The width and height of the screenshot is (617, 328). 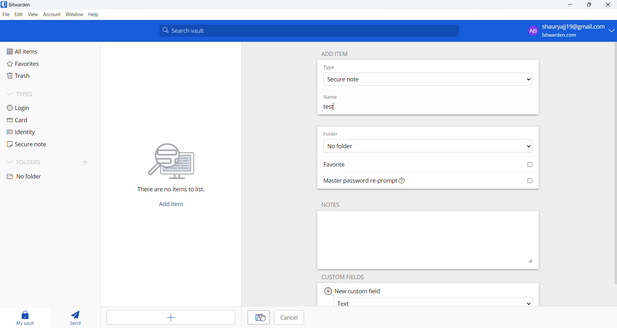 I want to click on title, so click(x=390, y=107).